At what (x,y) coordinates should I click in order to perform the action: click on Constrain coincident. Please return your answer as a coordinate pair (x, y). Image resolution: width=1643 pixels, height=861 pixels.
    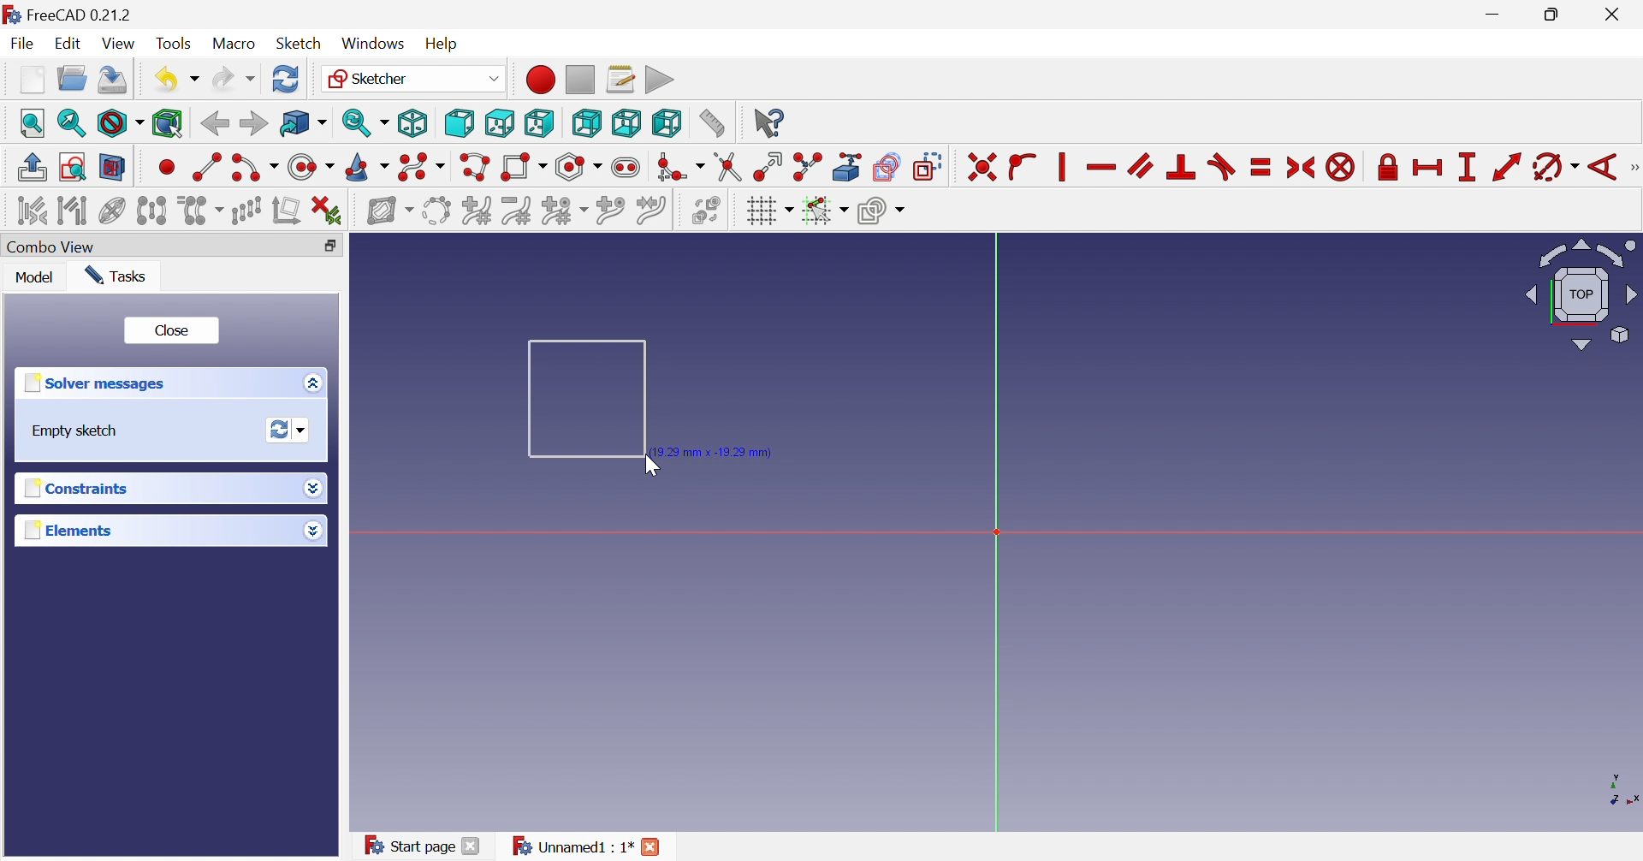
    Looking at the image, I should click on (982, 168).